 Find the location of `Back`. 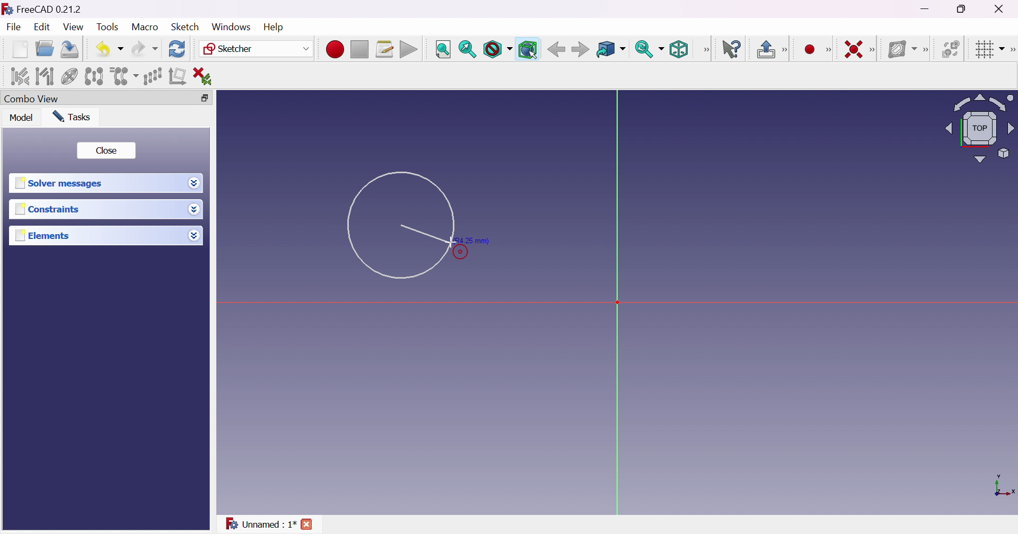

Back is located at coordinates (580, 49).